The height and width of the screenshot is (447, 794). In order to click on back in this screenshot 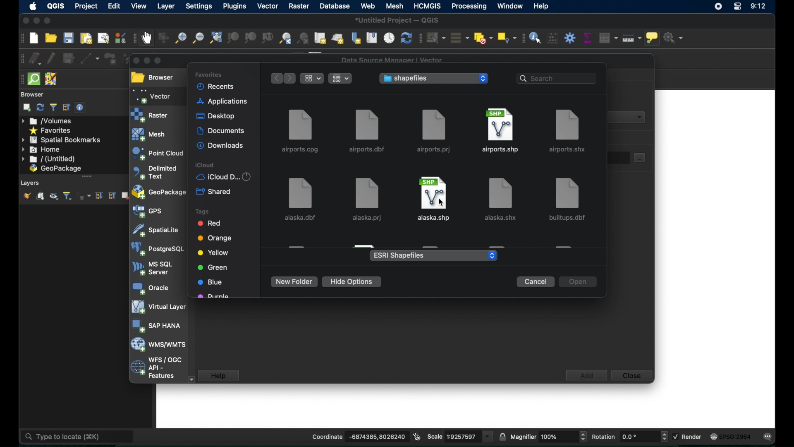, I will do `click(276, 78)`.